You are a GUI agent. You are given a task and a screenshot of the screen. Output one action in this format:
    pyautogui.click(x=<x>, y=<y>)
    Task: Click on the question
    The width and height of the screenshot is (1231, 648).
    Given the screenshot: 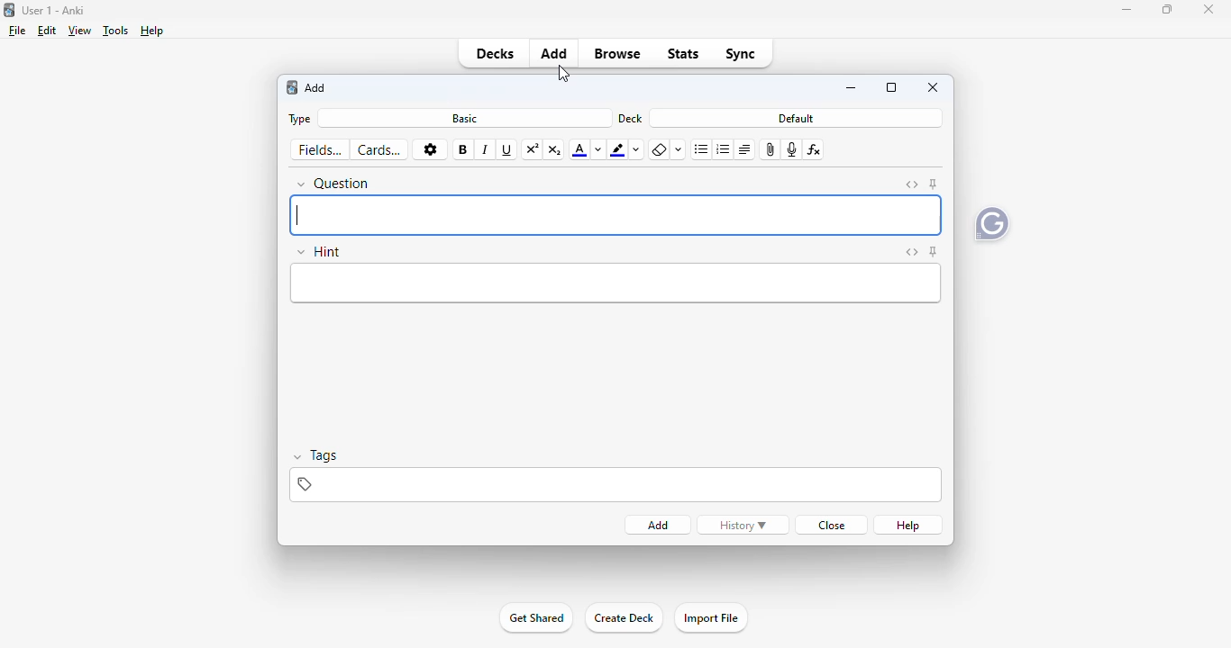 What is the action you would take?
    pyautogui.click(x=333, y=184)
    